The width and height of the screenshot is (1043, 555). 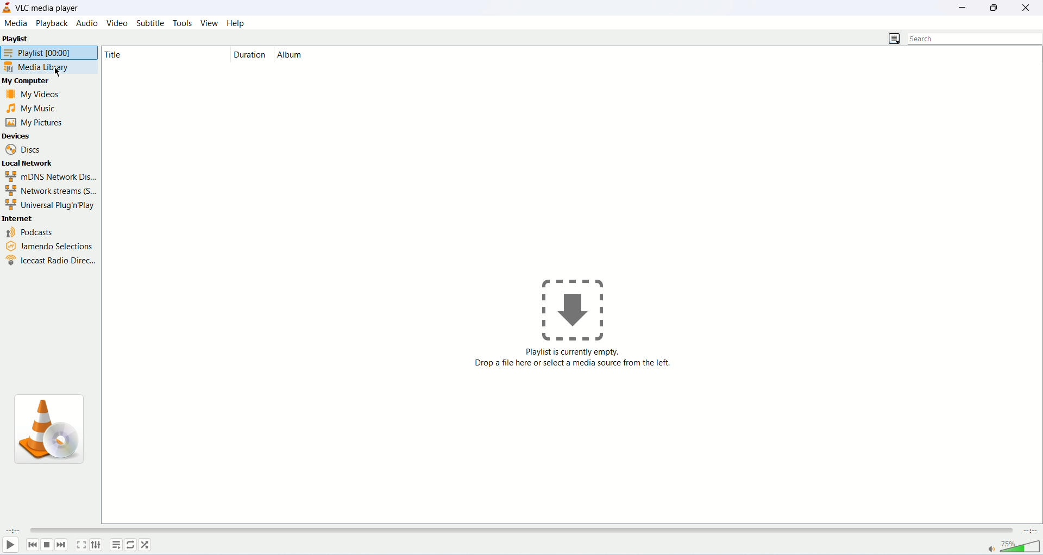 What do you see at coordinates (48, 544) in the screenshot?
I see `stop` at bounding box center [48, 544].